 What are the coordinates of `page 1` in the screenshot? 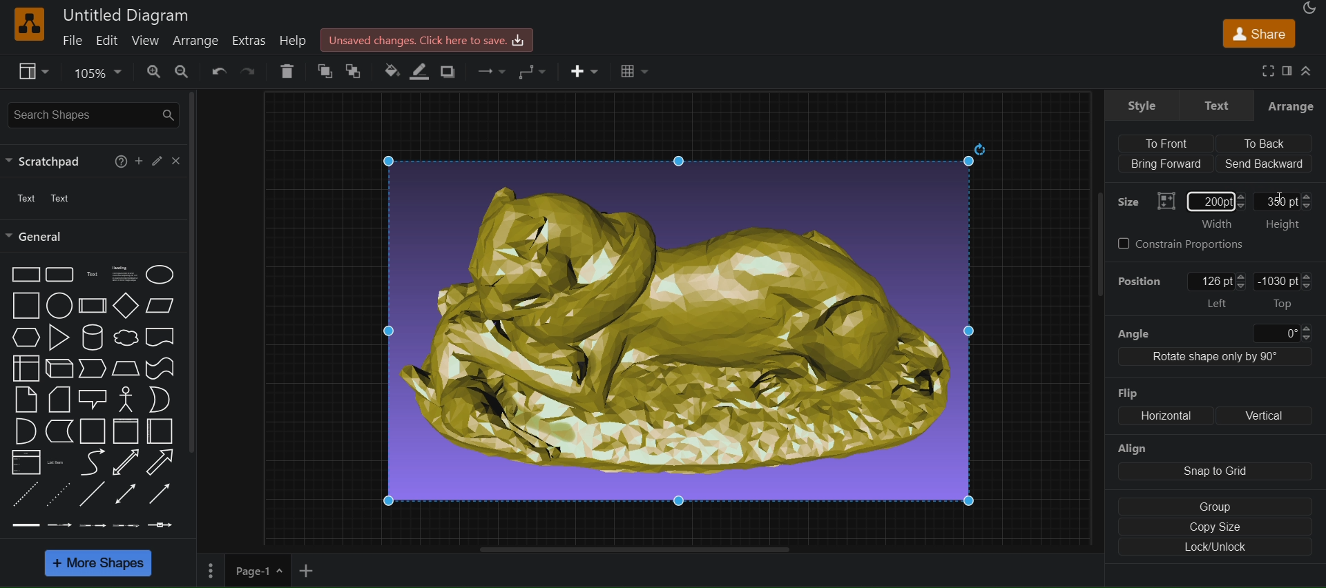 It's located at (260, 571).